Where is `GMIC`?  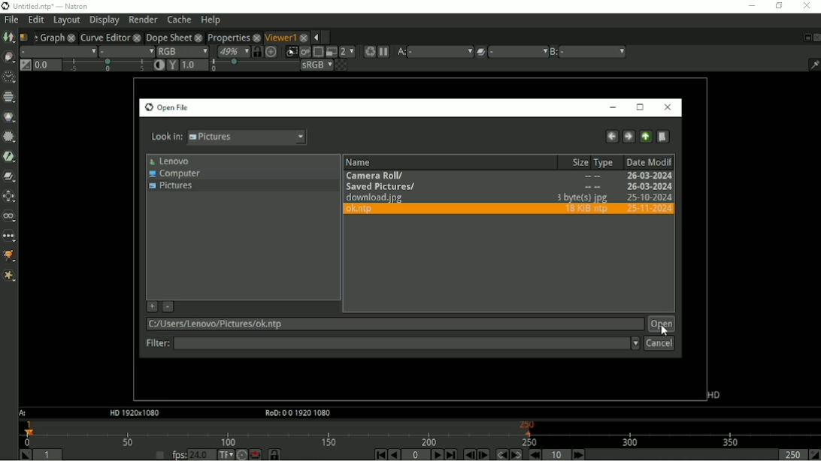
GMIC is located at coordinates (10, 257).